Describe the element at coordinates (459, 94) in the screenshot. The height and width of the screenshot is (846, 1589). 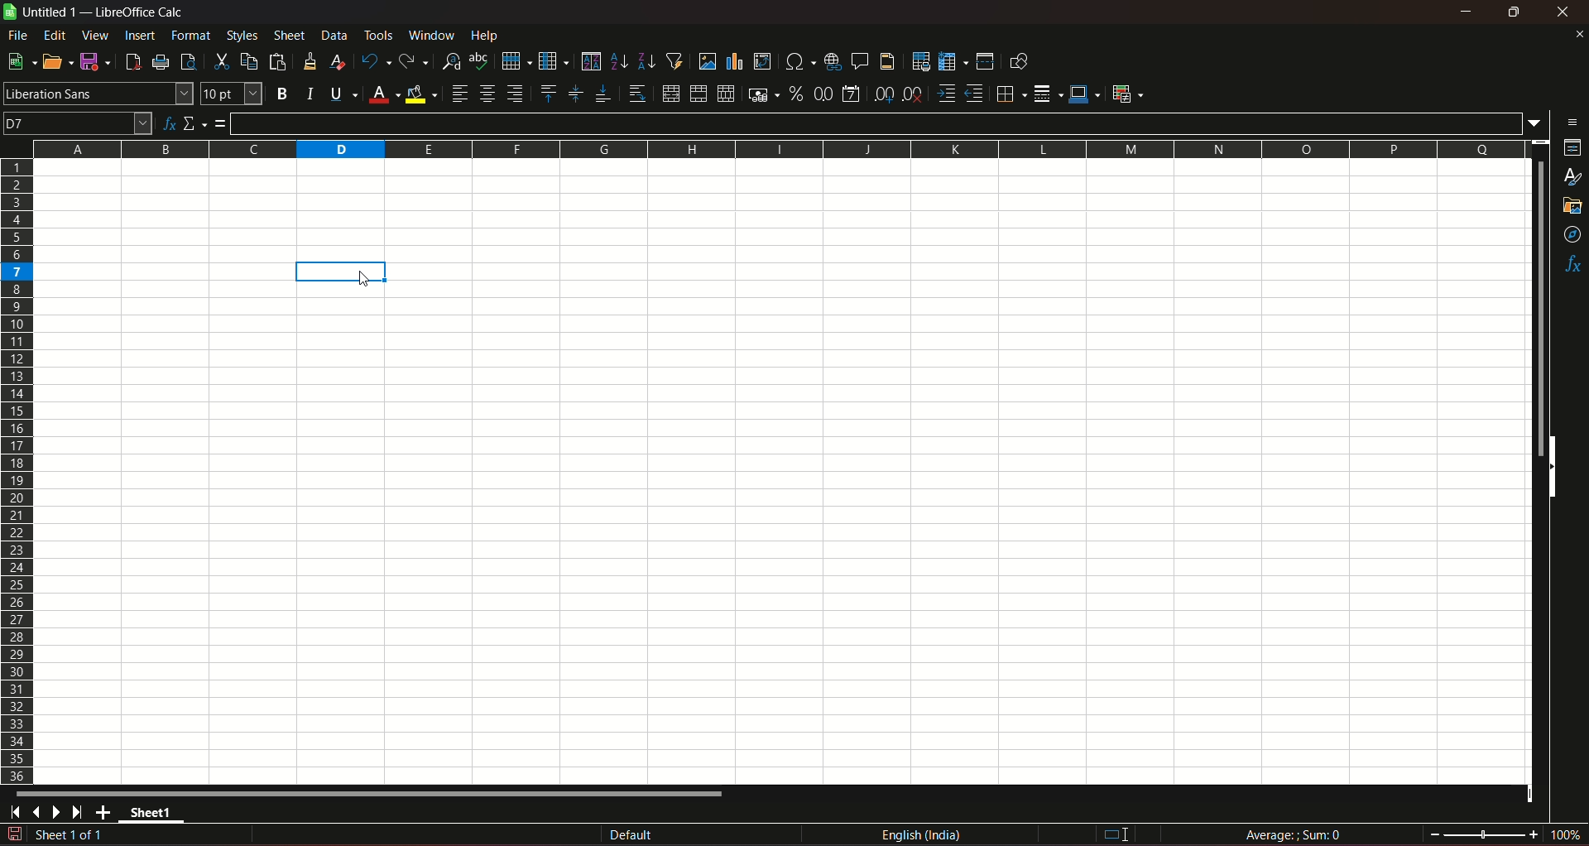
I see `align left` at that location.